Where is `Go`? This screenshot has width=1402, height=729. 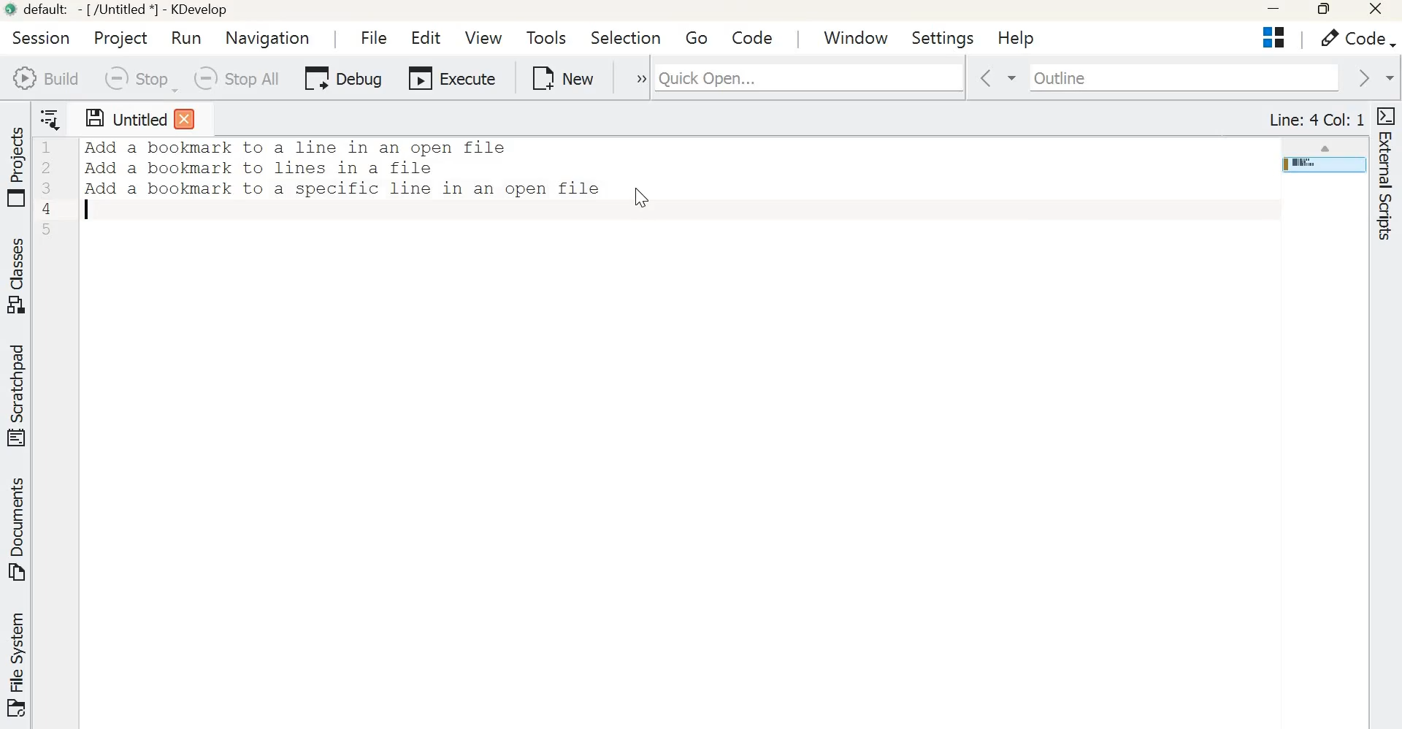
Go is located at coordinates (699, 36).